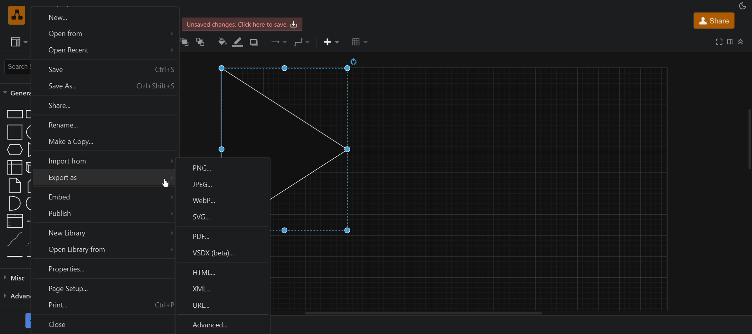 This screenshot has height=334, width=752. Describe the element at coordinates (15, 132) in the screenshot. I see `square` at that location.